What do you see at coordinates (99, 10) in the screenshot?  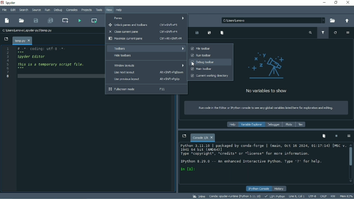 I see `Tools` at bounding box center [99, 10].